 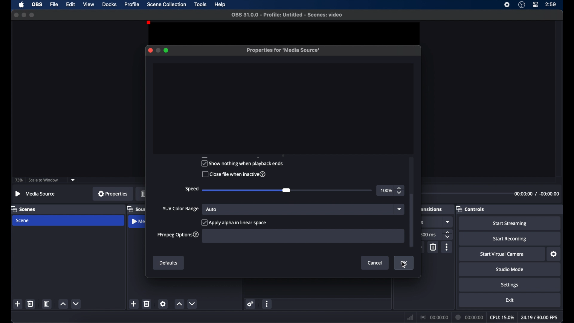 What do you see at coordinates (110, 5) in the screenshot?
I see `docks` at bounding box center [110, 5].